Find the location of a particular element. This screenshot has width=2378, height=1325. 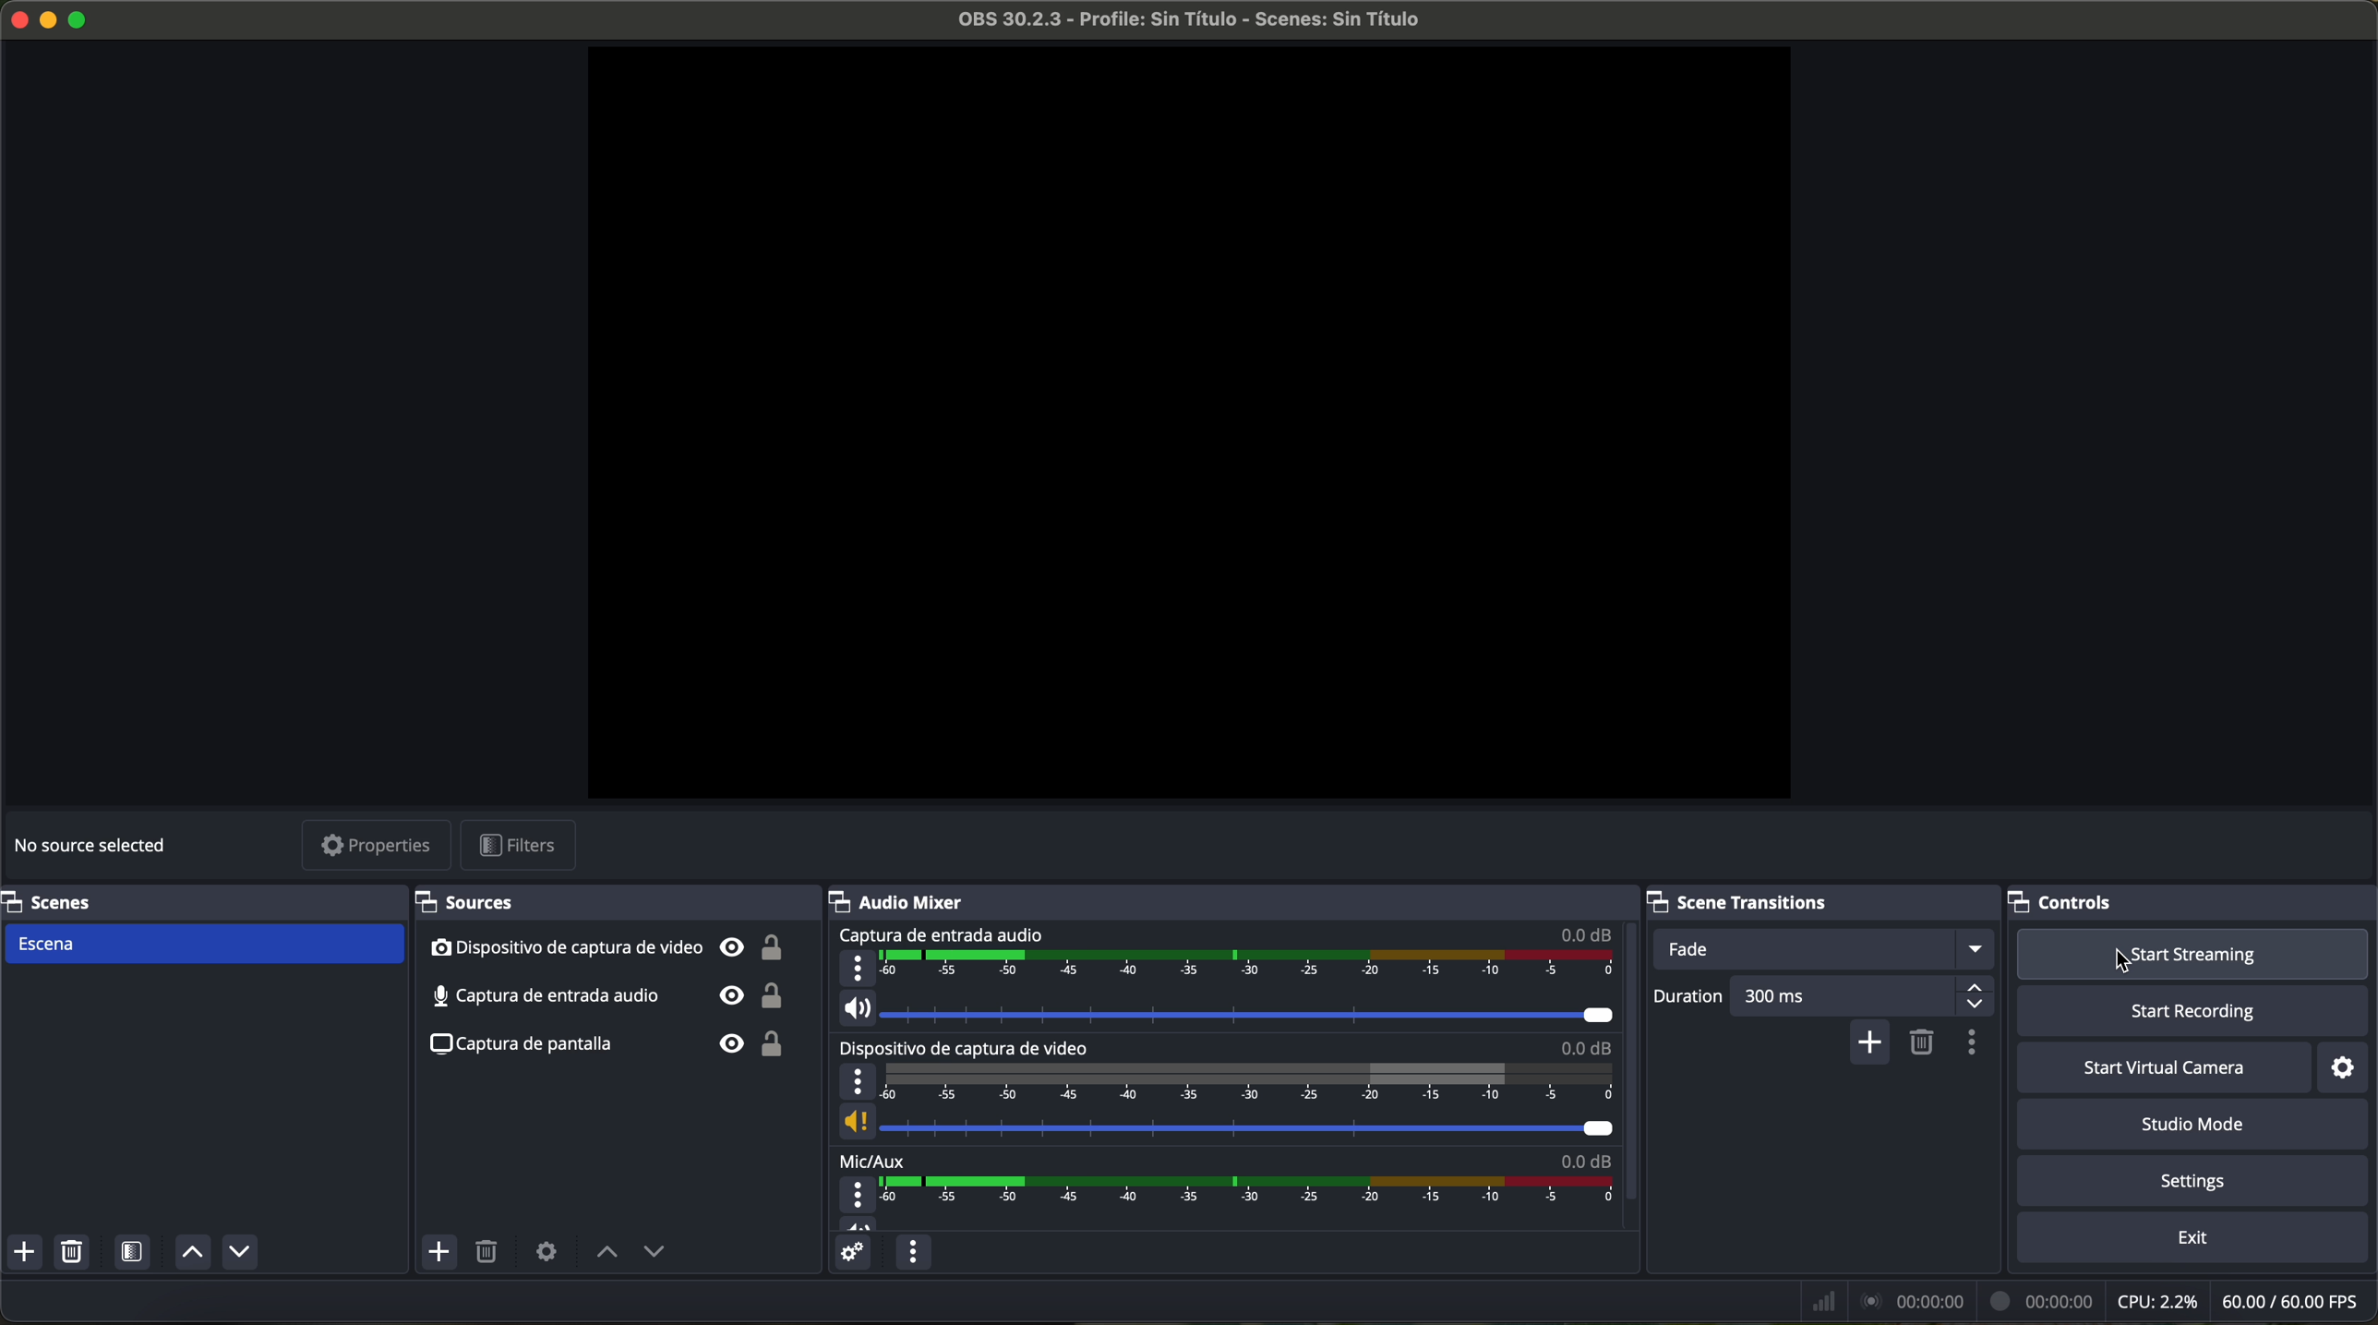

remove configurable transition is located at coordinates (1923, 1041).